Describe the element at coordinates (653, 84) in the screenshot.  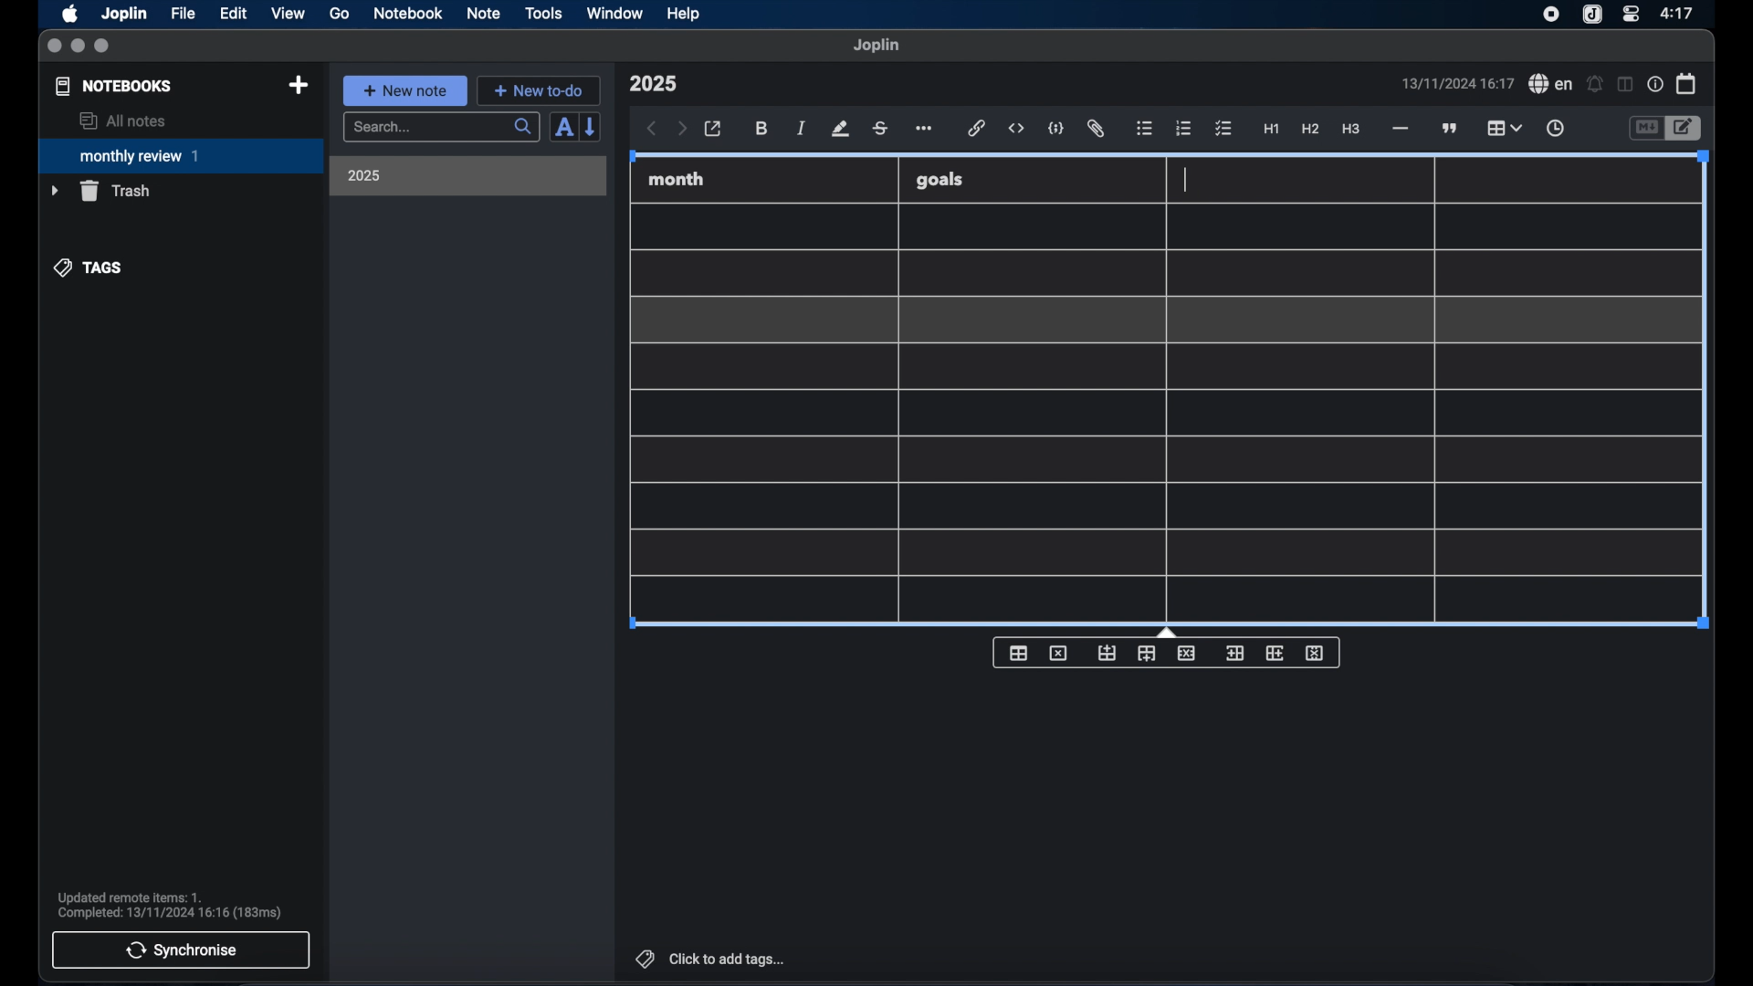
I see `note title` at that location.